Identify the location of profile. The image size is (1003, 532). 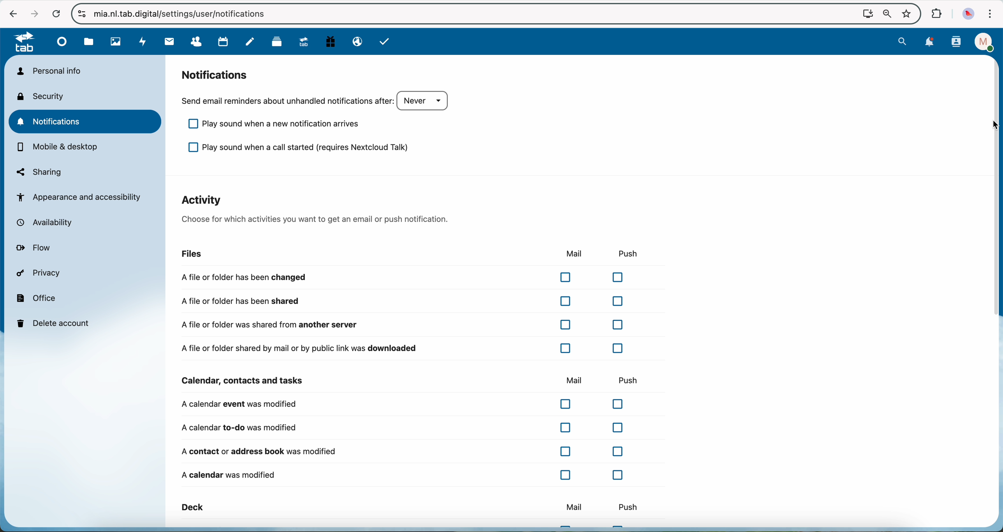
(982, 42).